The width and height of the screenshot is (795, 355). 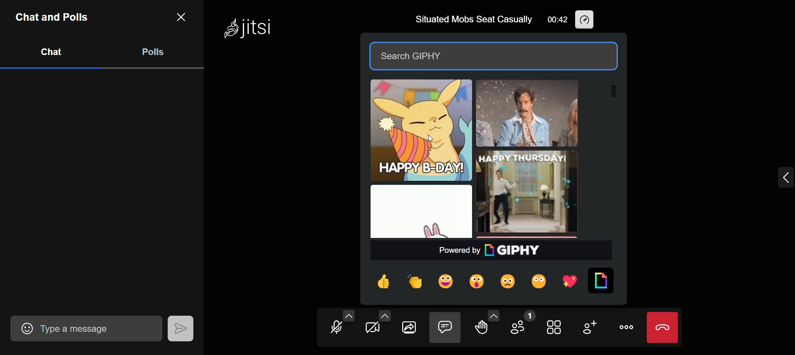 I want to click on Chat and Polls, so click(x=57, y=17).